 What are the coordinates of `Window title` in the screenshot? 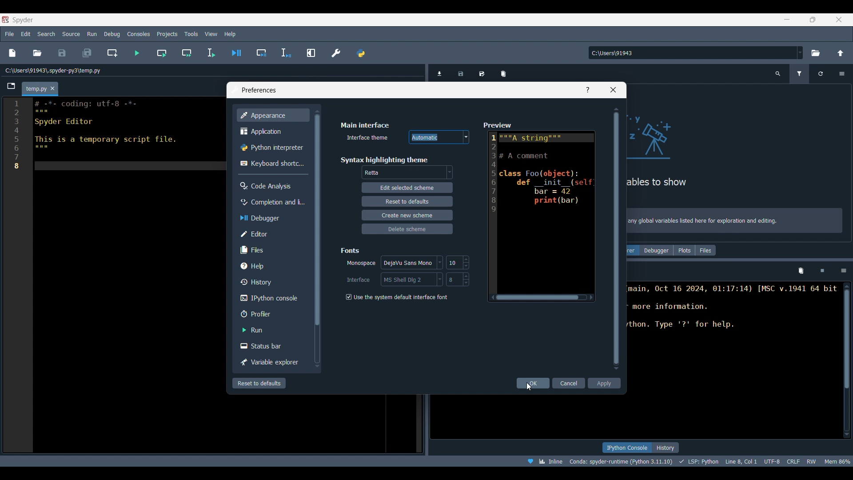 It's located at (259, 90).